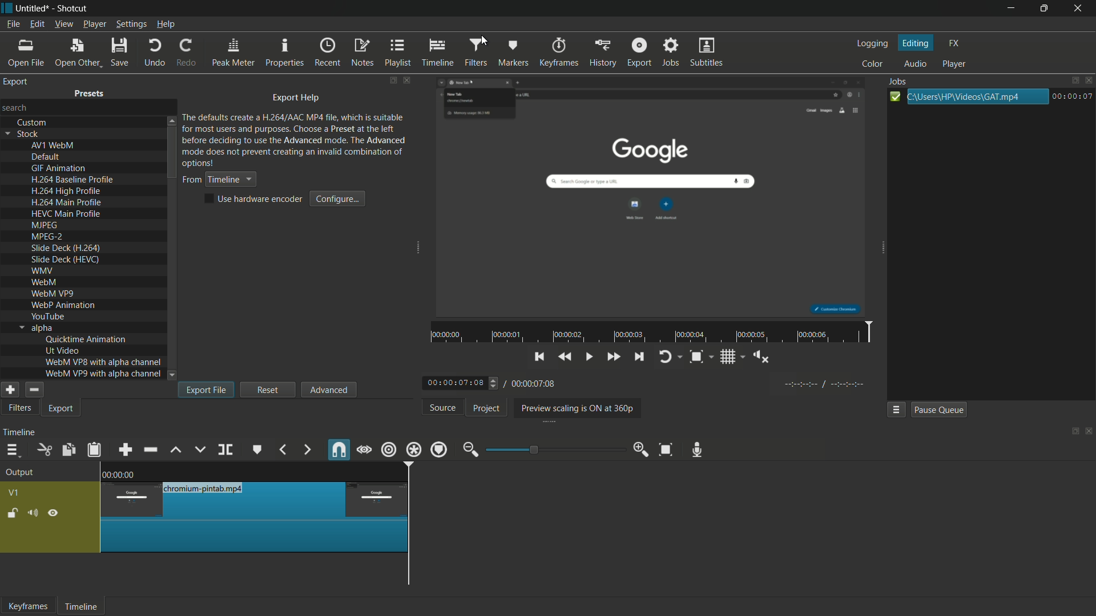 This screenshot has width=1096, height=616. Describe the element at coordinates (575, 409) in the screenshot. I see `preview scaling is on at 360p` at that location.